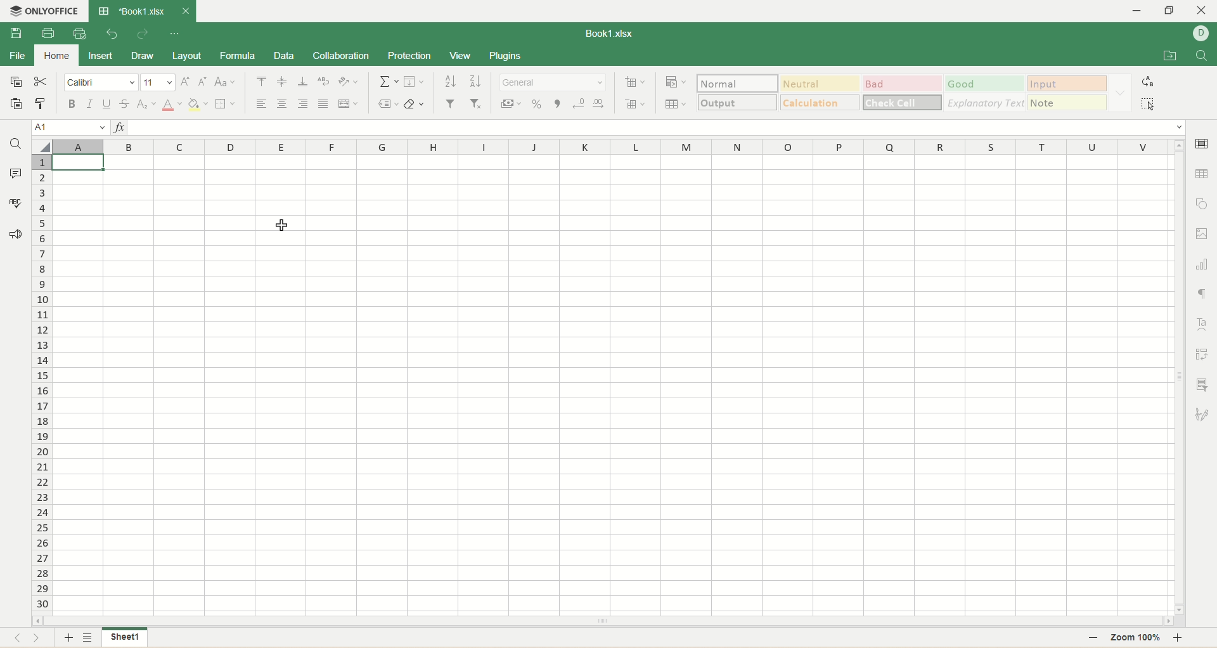 Image resolution: width=1217 pixels, height=648 pixels. What do you see at coordinates (282, 82) in the screenshot?
I see `align middle` at bounding box center [282, 82].